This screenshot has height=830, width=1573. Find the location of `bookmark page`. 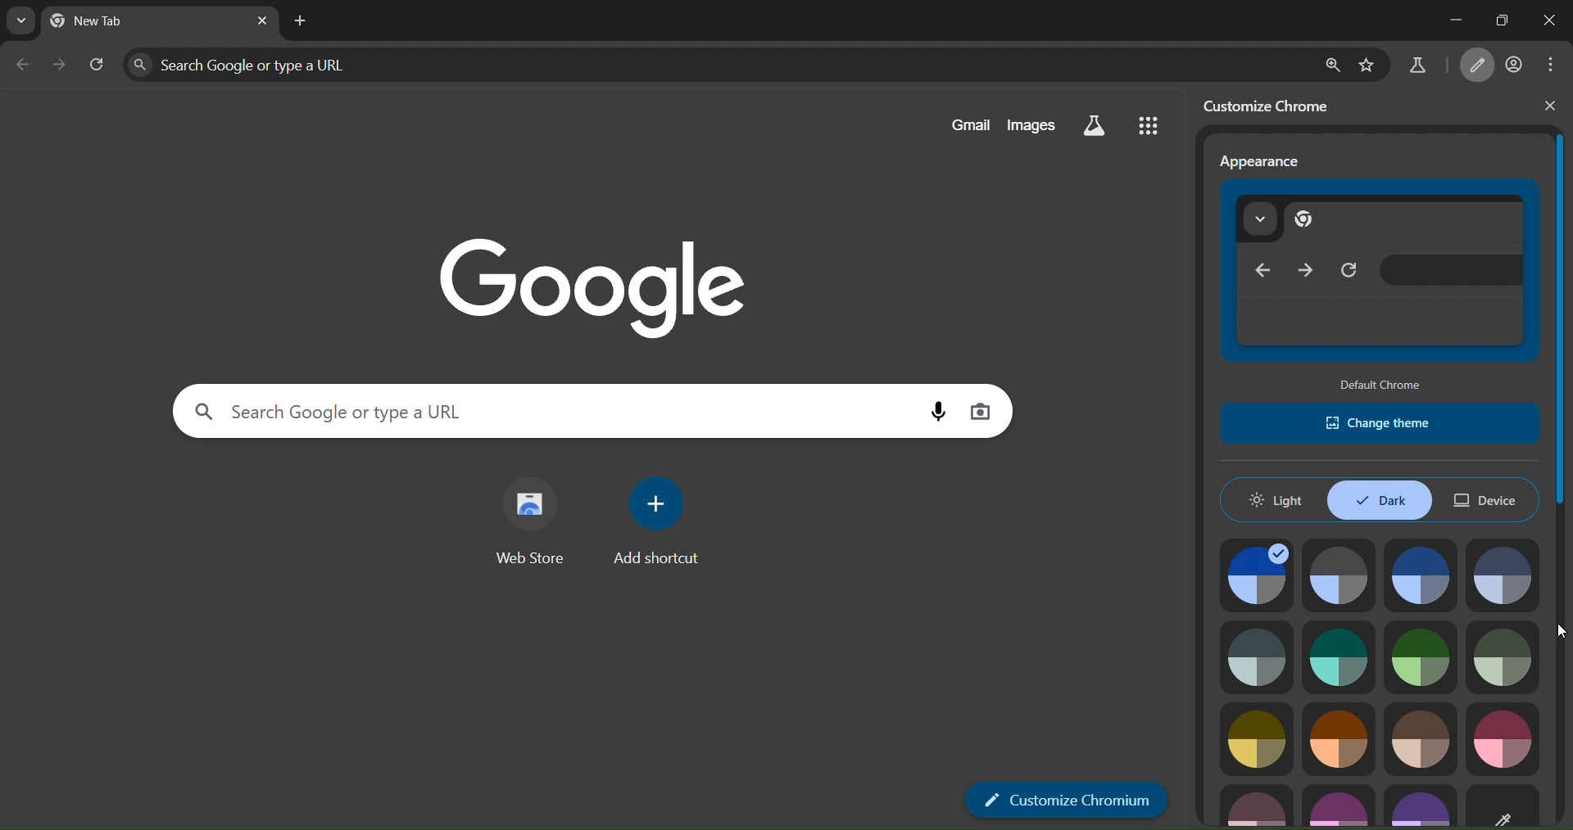

bookmark page is located at coordinates (1371, 61).